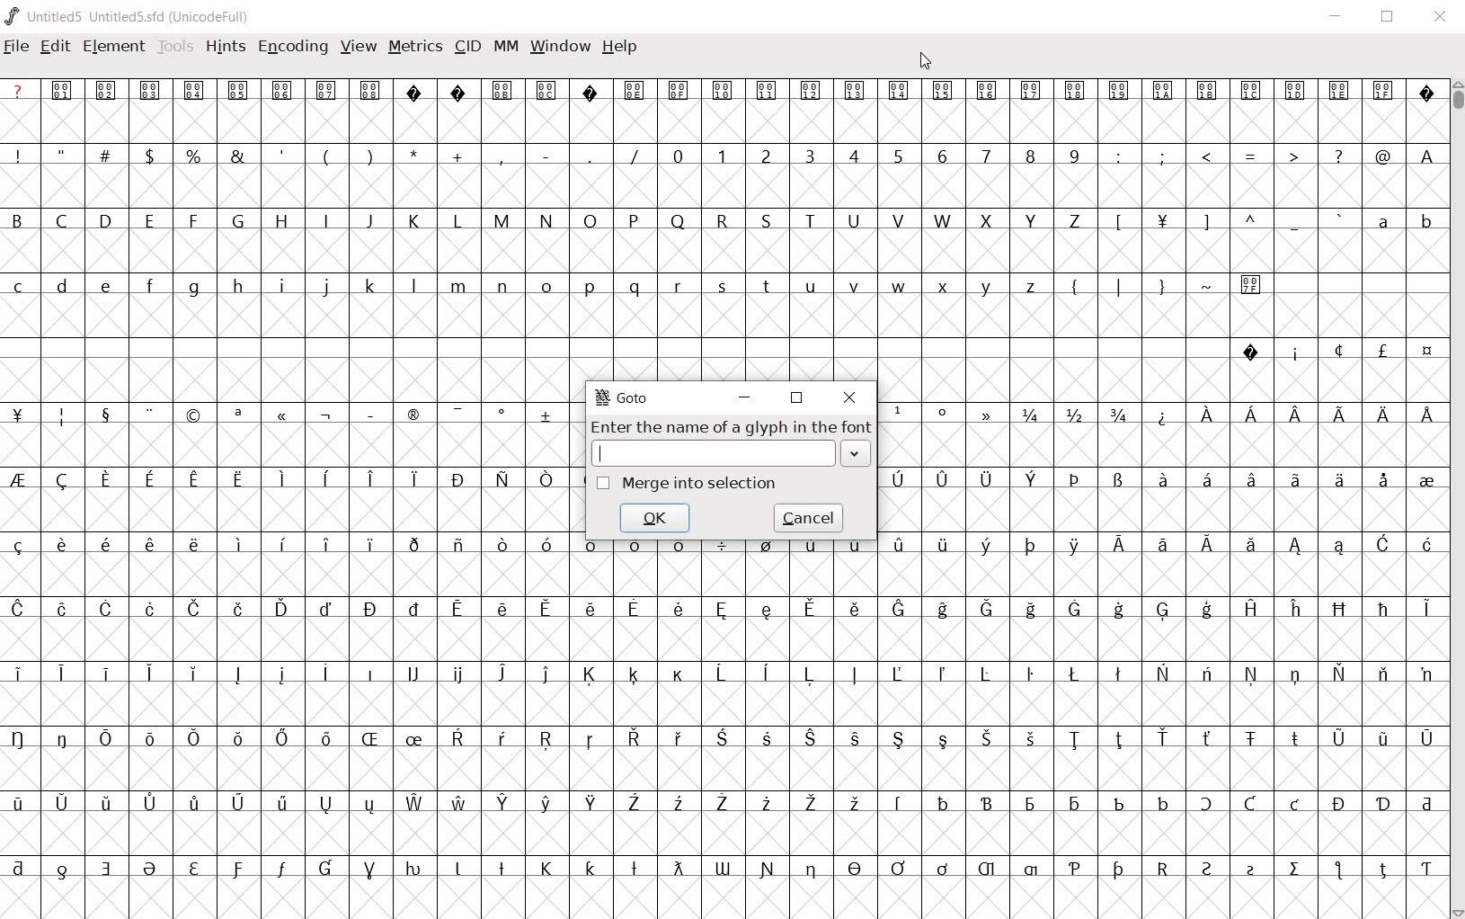  Describe the element at coordinates (1338, 480) in the screenshot. I see `Symbol` at that location.